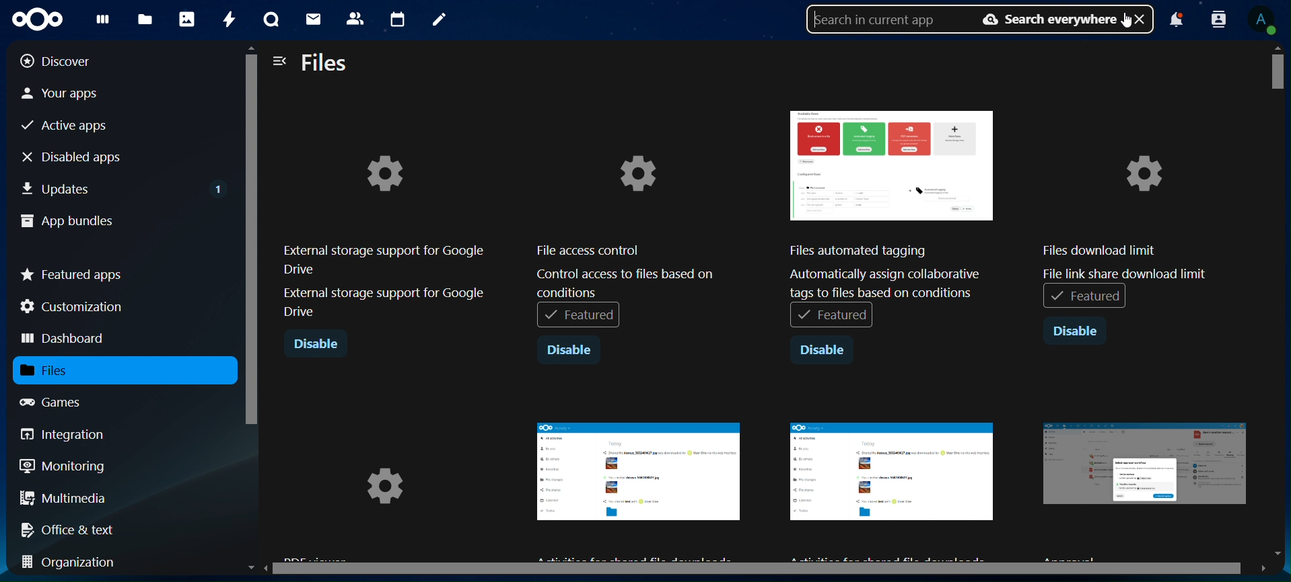  I want to click on organization, so click(74, 563).